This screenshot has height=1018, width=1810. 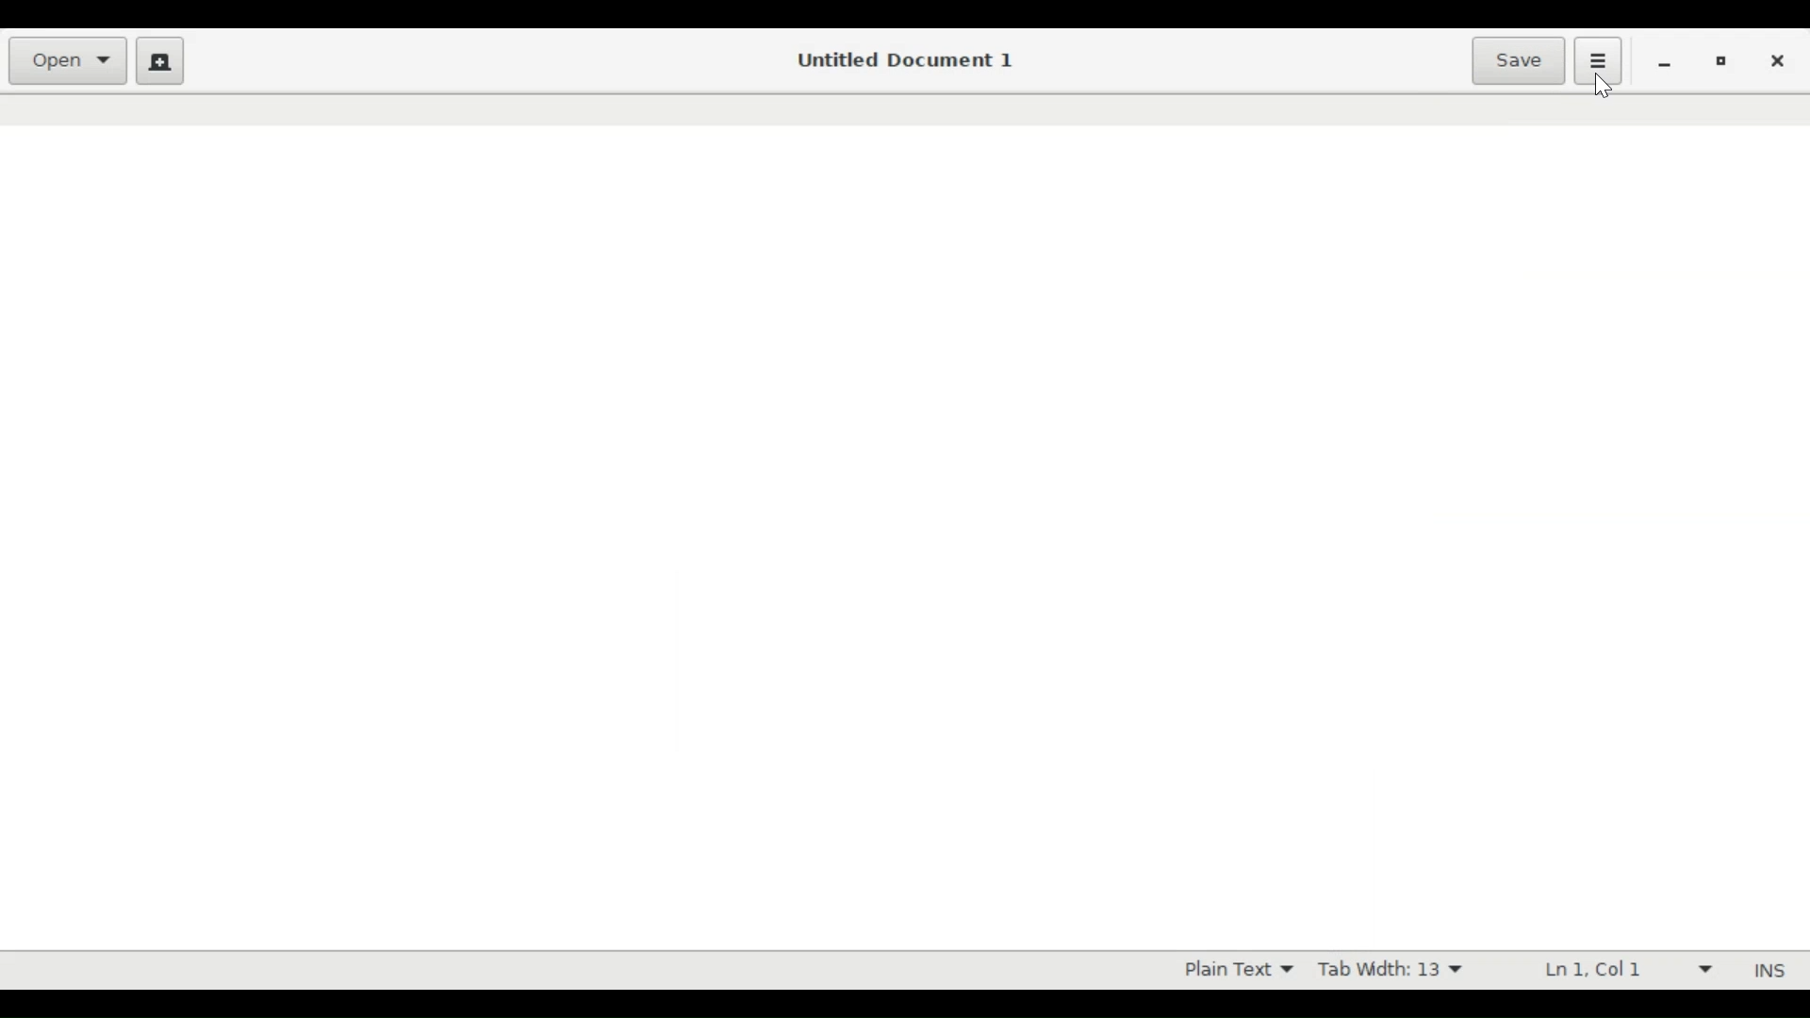 What do you see at coordinates (1235, 968) in the screenshot?
I see `Plain Text` at bounding box center [1235, 968].